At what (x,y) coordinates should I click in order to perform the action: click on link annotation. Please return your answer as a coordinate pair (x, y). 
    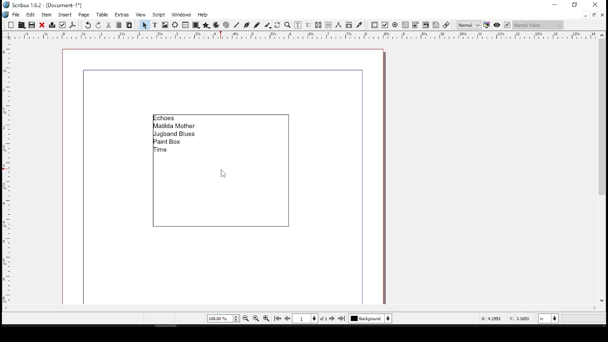
    Looking at the image, I should click on (446, 25).